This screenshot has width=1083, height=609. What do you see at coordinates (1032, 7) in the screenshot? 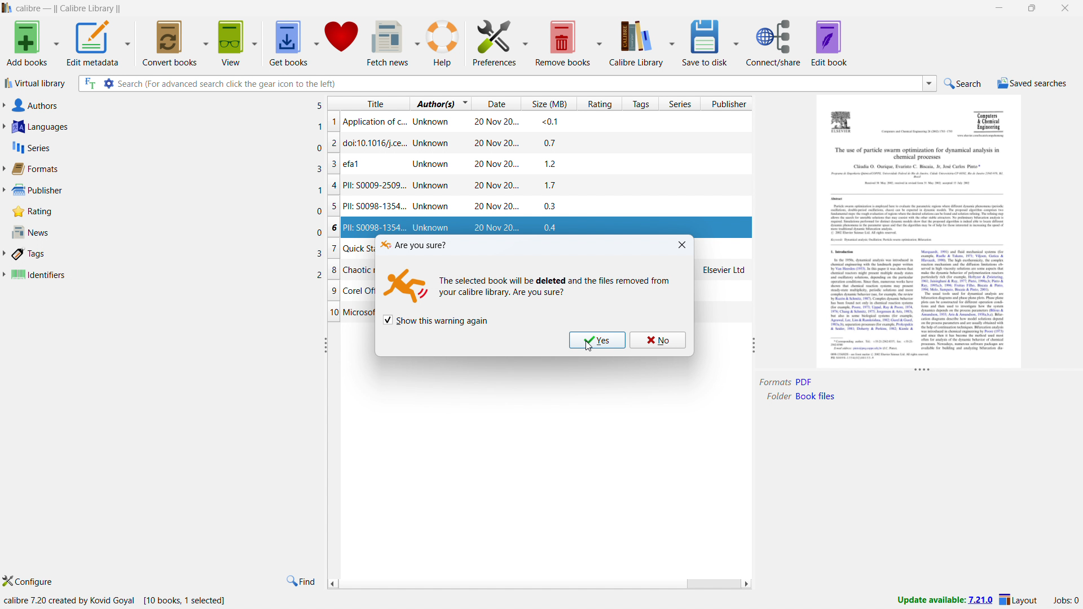
I see `maximize` at bounding box center [1032, 7].